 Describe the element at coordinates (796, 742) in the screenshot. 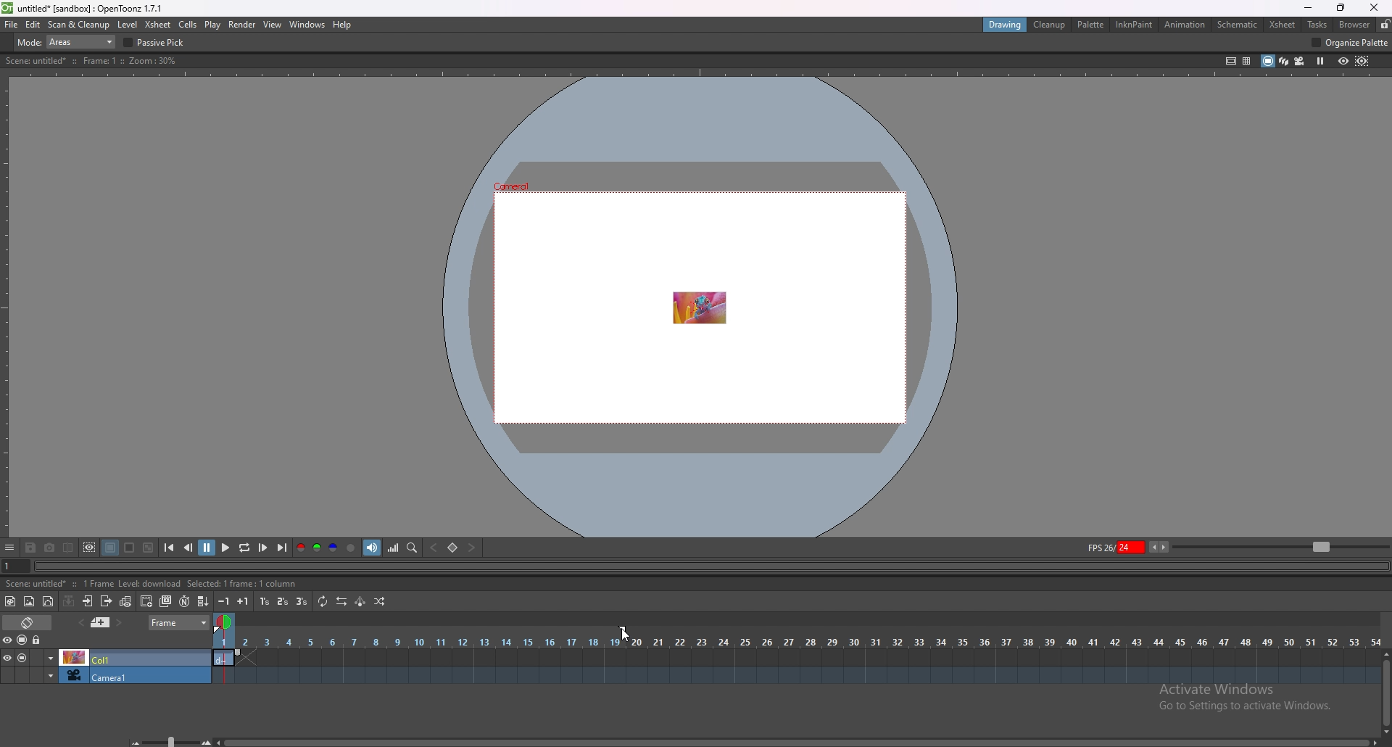

I see `scroll bar` at that location.